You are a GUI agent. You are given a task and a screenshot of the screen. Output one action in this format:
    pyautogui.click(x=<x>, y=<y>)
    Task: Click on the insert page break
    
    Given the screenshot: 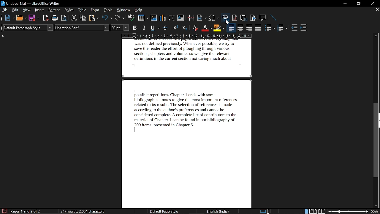 What is the action you would take?
    pyautogui.click(x=191, y=18)
    